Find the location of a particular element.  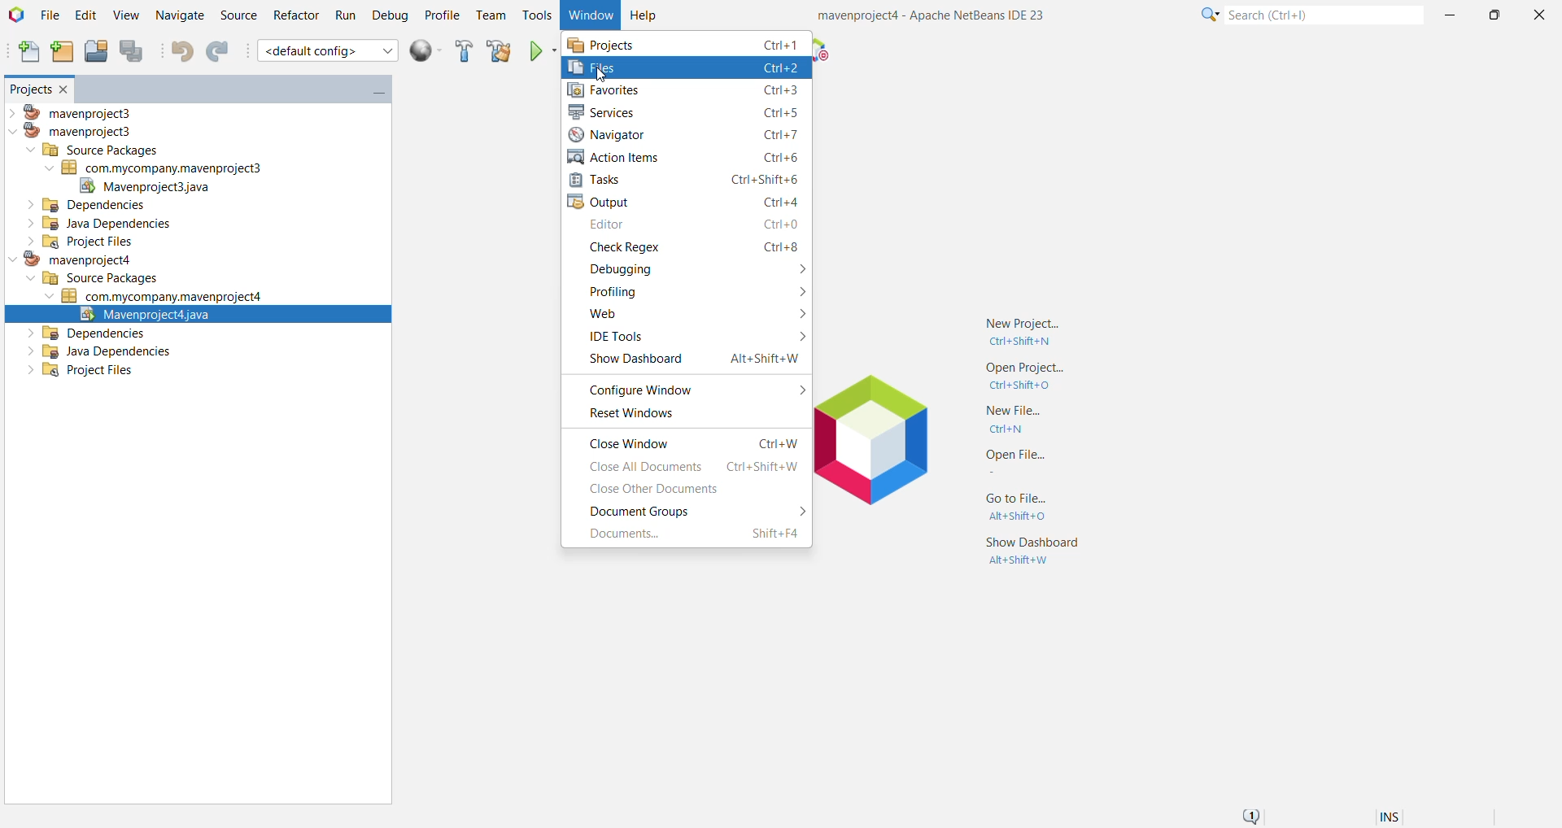

Minimize is located at coordinates (1451, 16).